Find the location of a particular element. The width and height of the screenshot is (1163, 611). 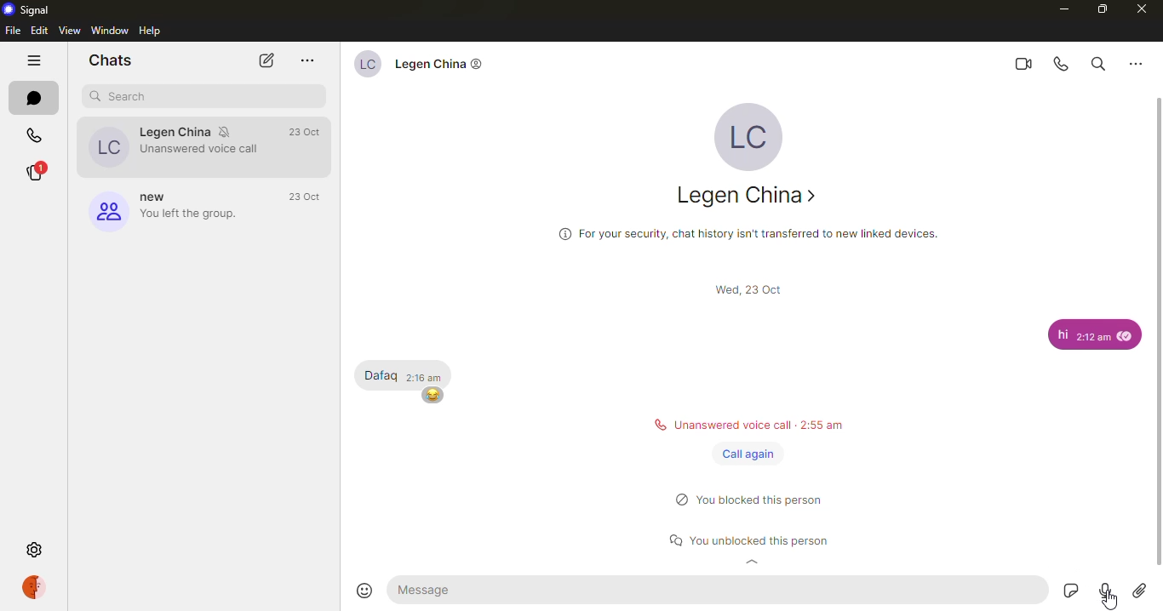

group logo is located at coordinates (106, 209).